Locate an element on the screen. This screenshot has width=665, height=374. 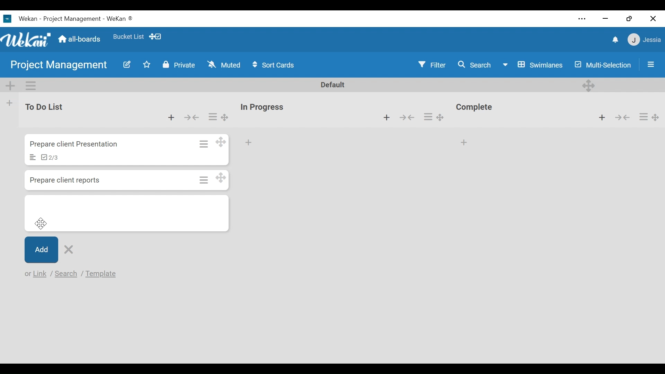
Collapse is located at coordinates (193, 117).